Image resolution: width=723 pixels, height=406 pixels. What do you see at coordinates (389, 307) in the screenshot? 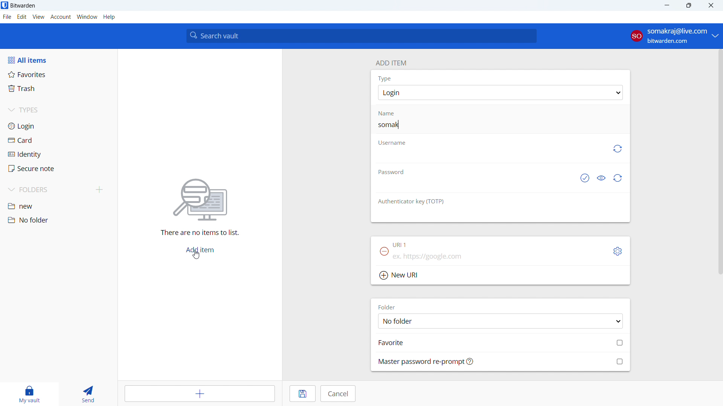
I see `FOLDER` at bounding box center [389, 307].